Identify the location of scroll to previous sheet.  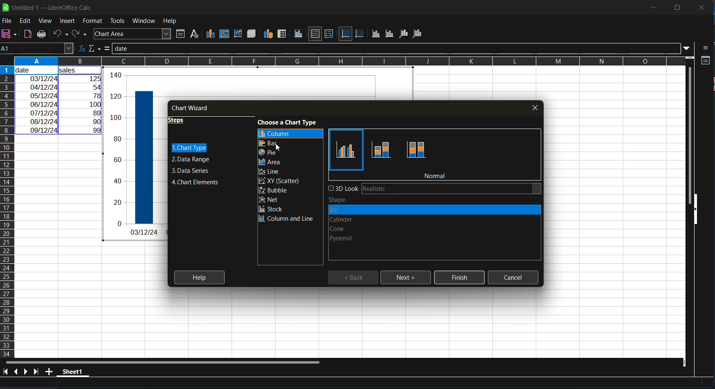
(16, 371).